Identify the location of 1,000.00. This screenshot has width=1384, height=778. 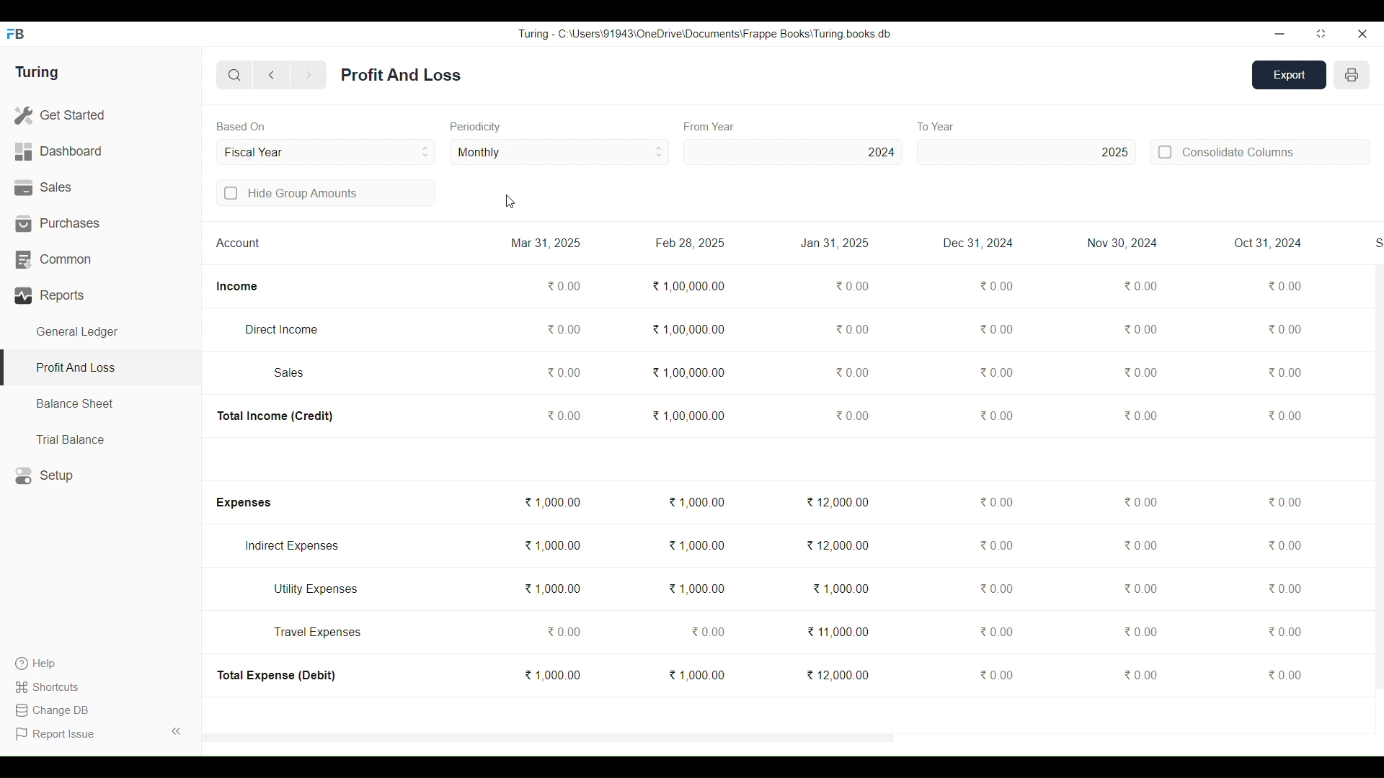
(696, 589).